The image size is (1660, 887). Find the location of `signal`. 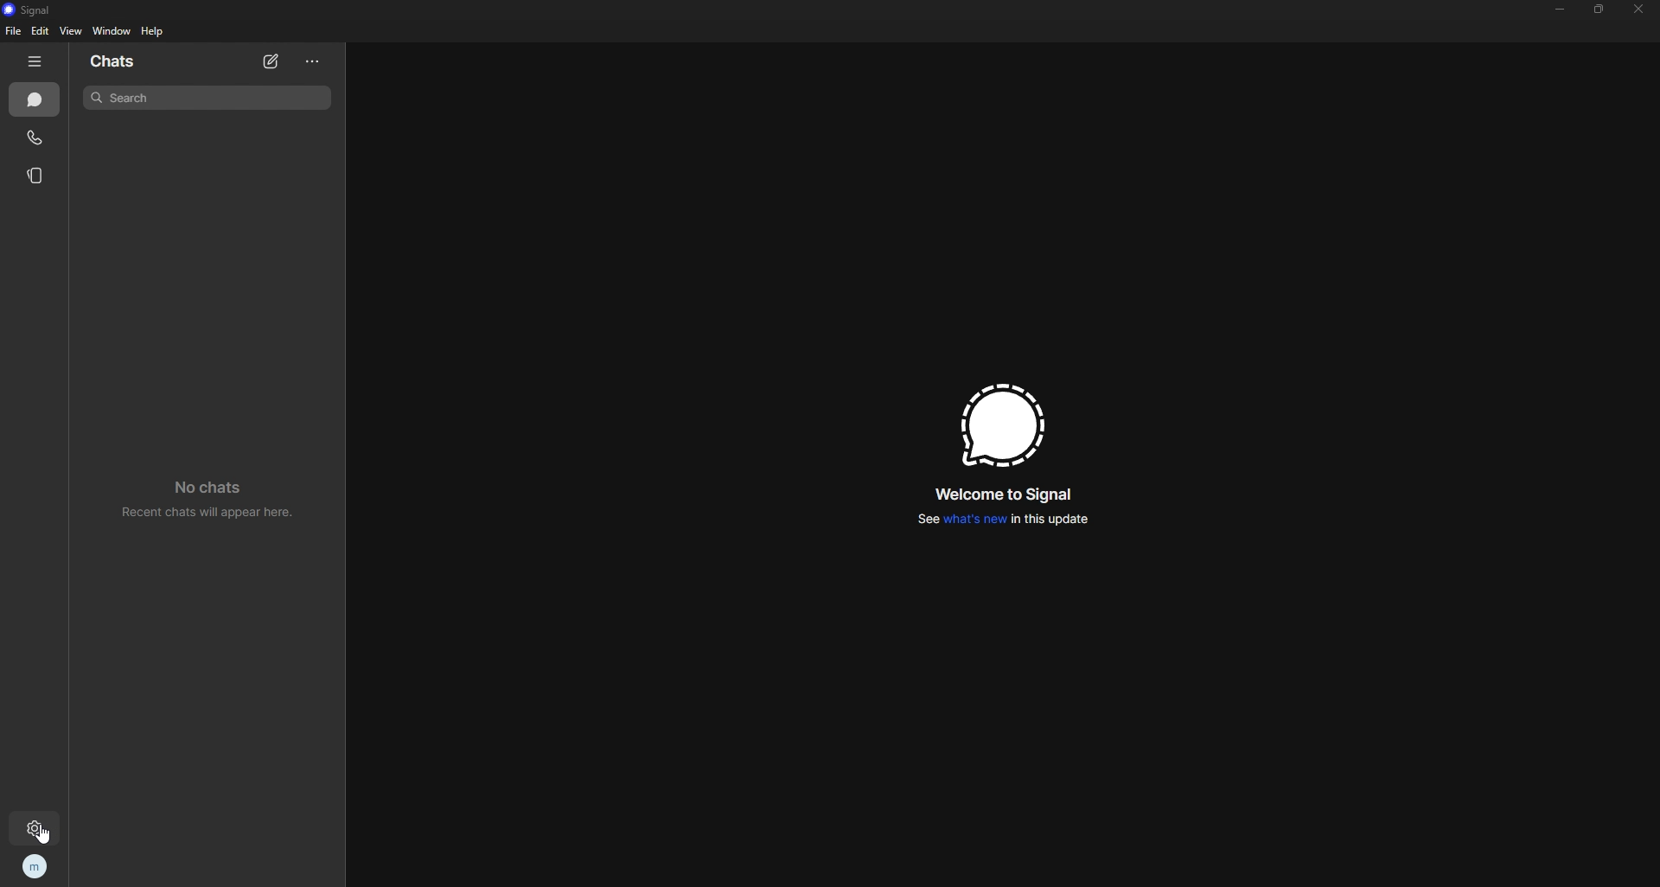

signal is located at coordinates (35, 10).